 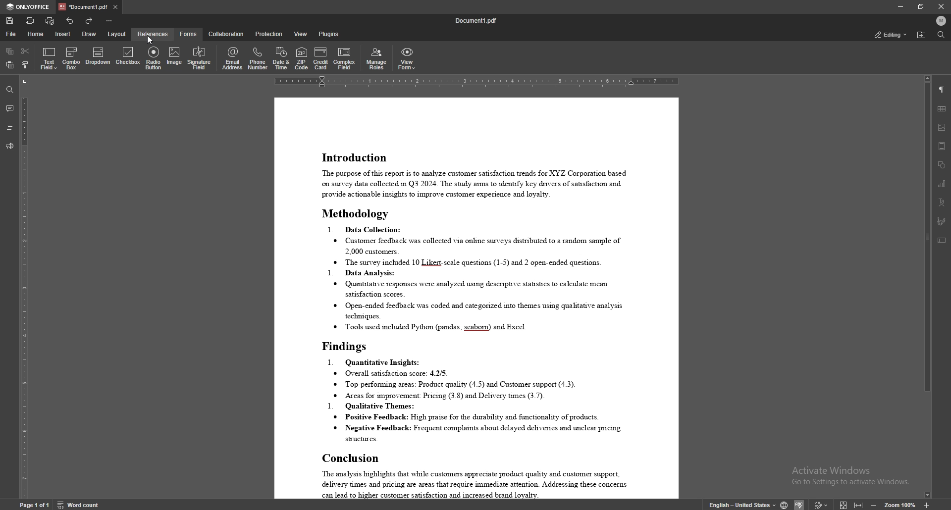 What do you see at coordinates (302, 58) in the screenshot?
I see `zip code` at bounding box center [302, 58].